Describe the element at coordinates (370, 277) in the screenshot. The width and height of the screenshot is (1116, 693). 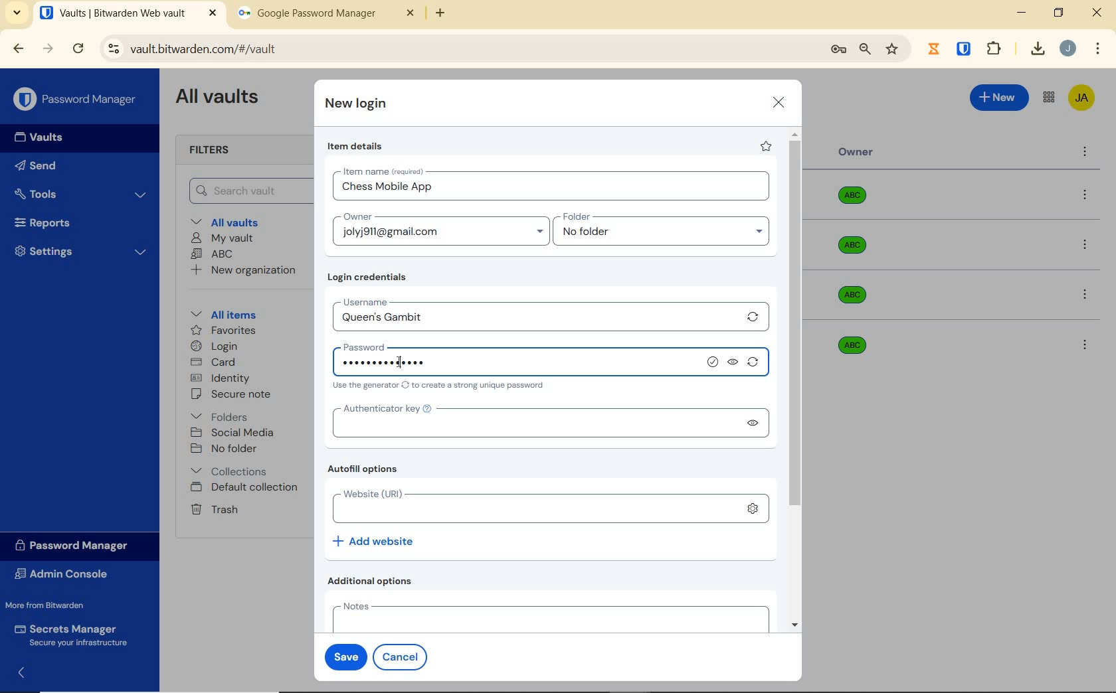
I see `Login credentials` at that location.